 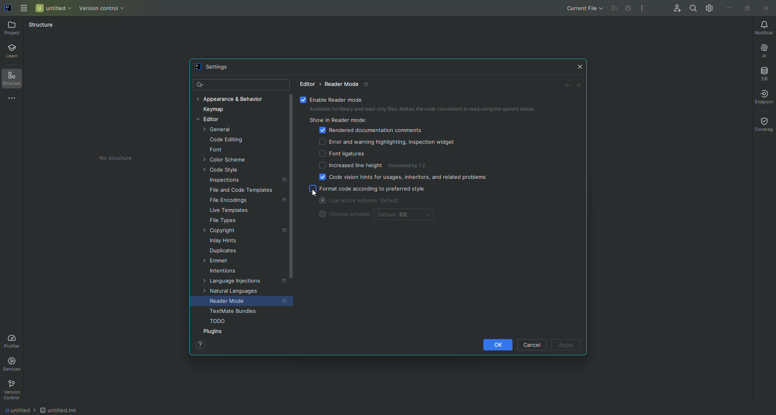 What do you see at coordinates (211, 66) in the screenshot?
I see `Settings` at bounding box center [211, 66].